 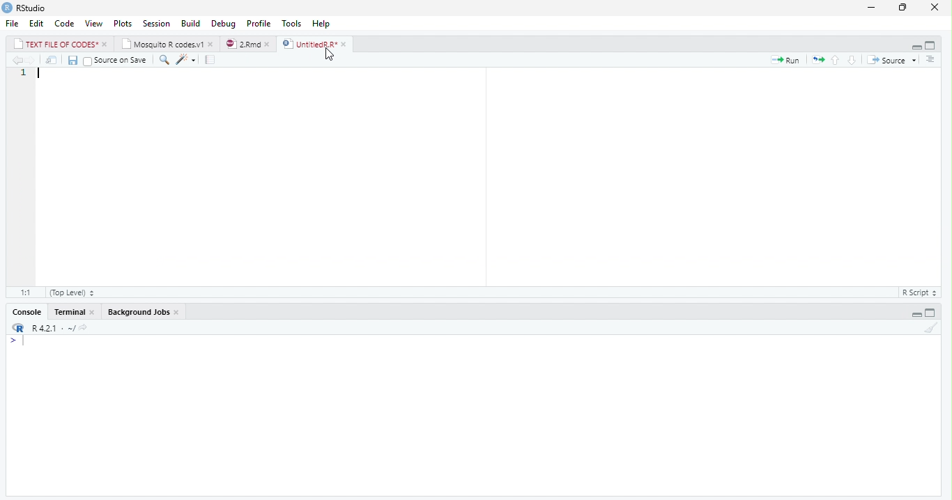 What do you see at coordinates (13, 23) in the screenshot?
I see `file` at bounding box center [13, 23].